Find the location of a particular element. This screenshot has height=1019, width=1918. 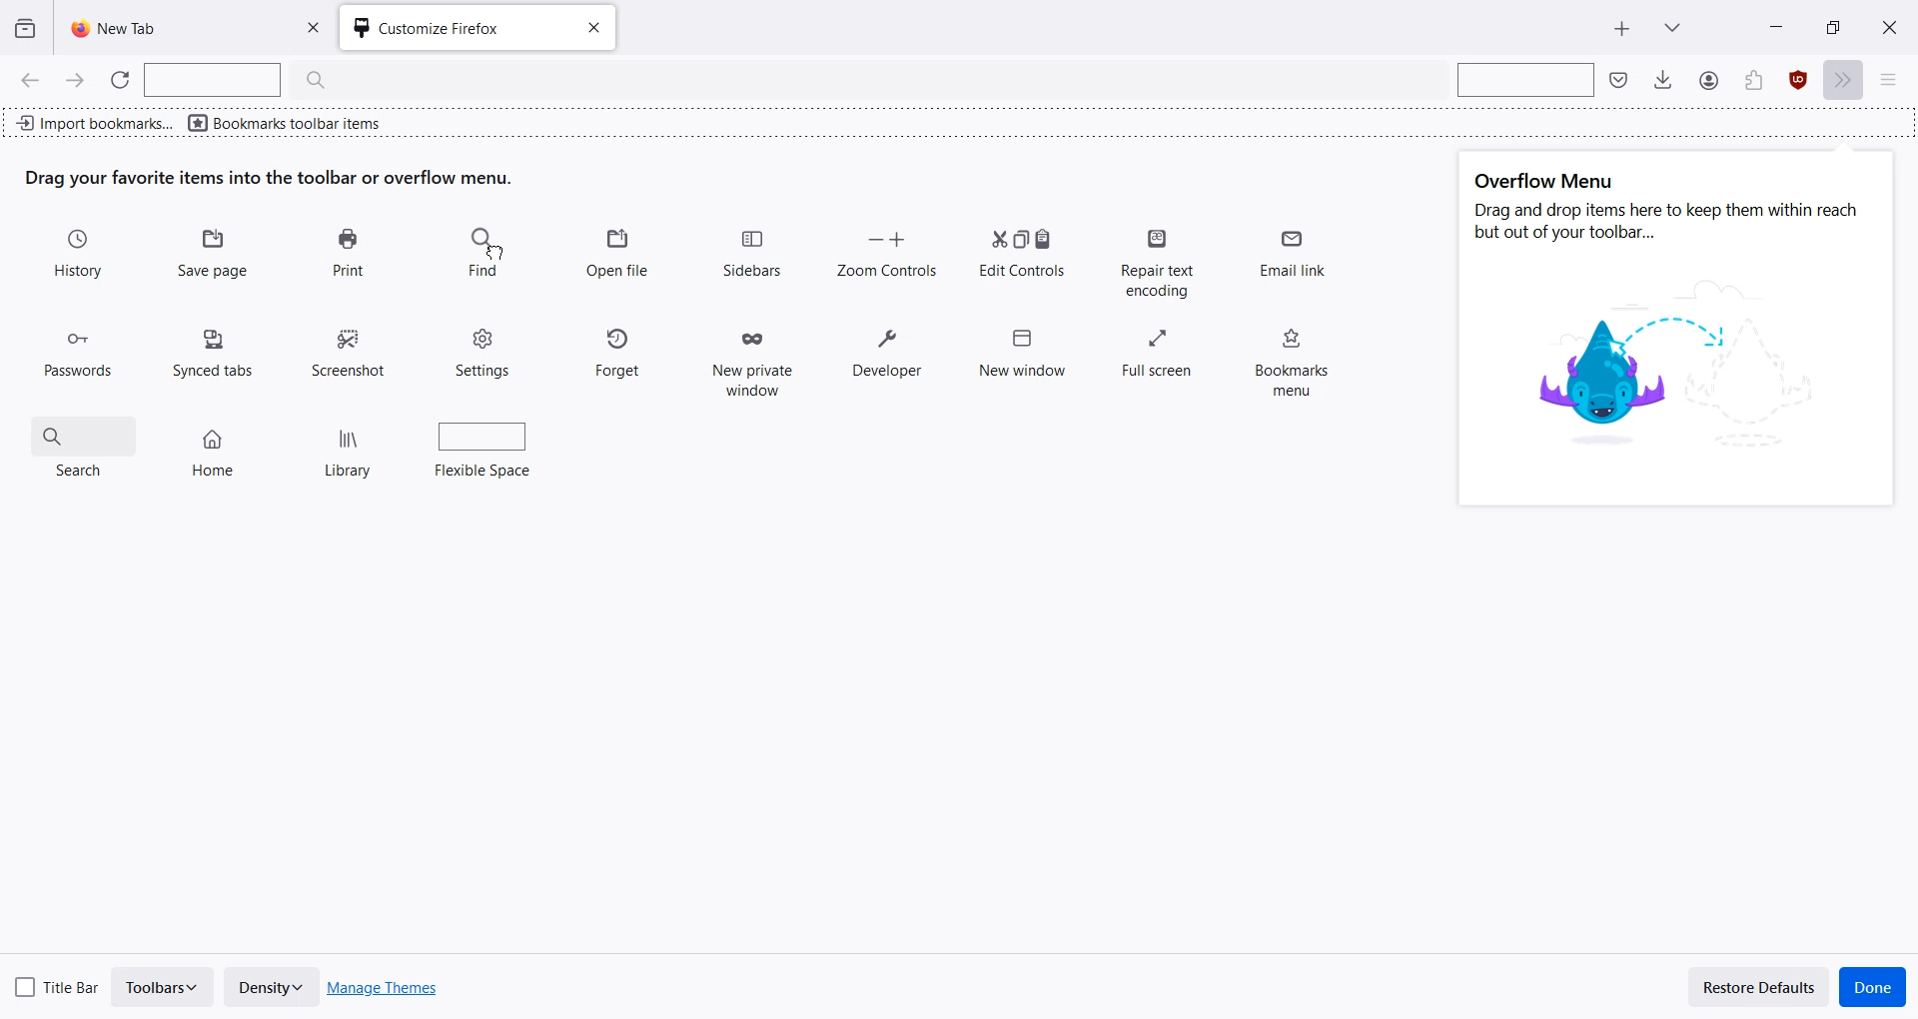

Flexible Space is located at coordinates (483, 446).